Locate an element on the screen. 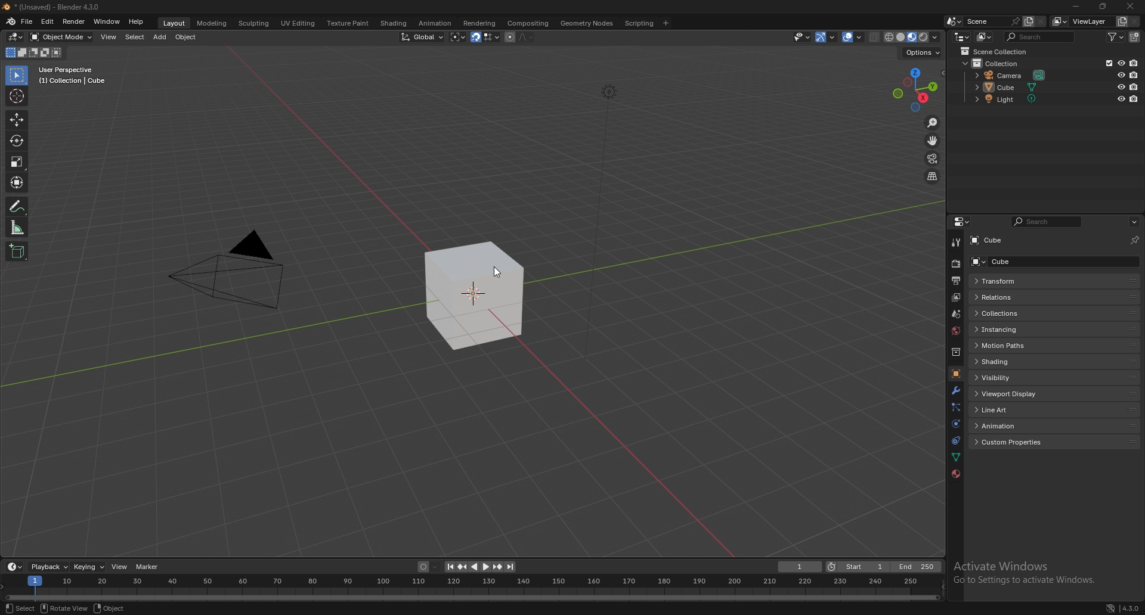 This screenshot has height=615, width=1145. zoom is located at coordinates (933, 124).